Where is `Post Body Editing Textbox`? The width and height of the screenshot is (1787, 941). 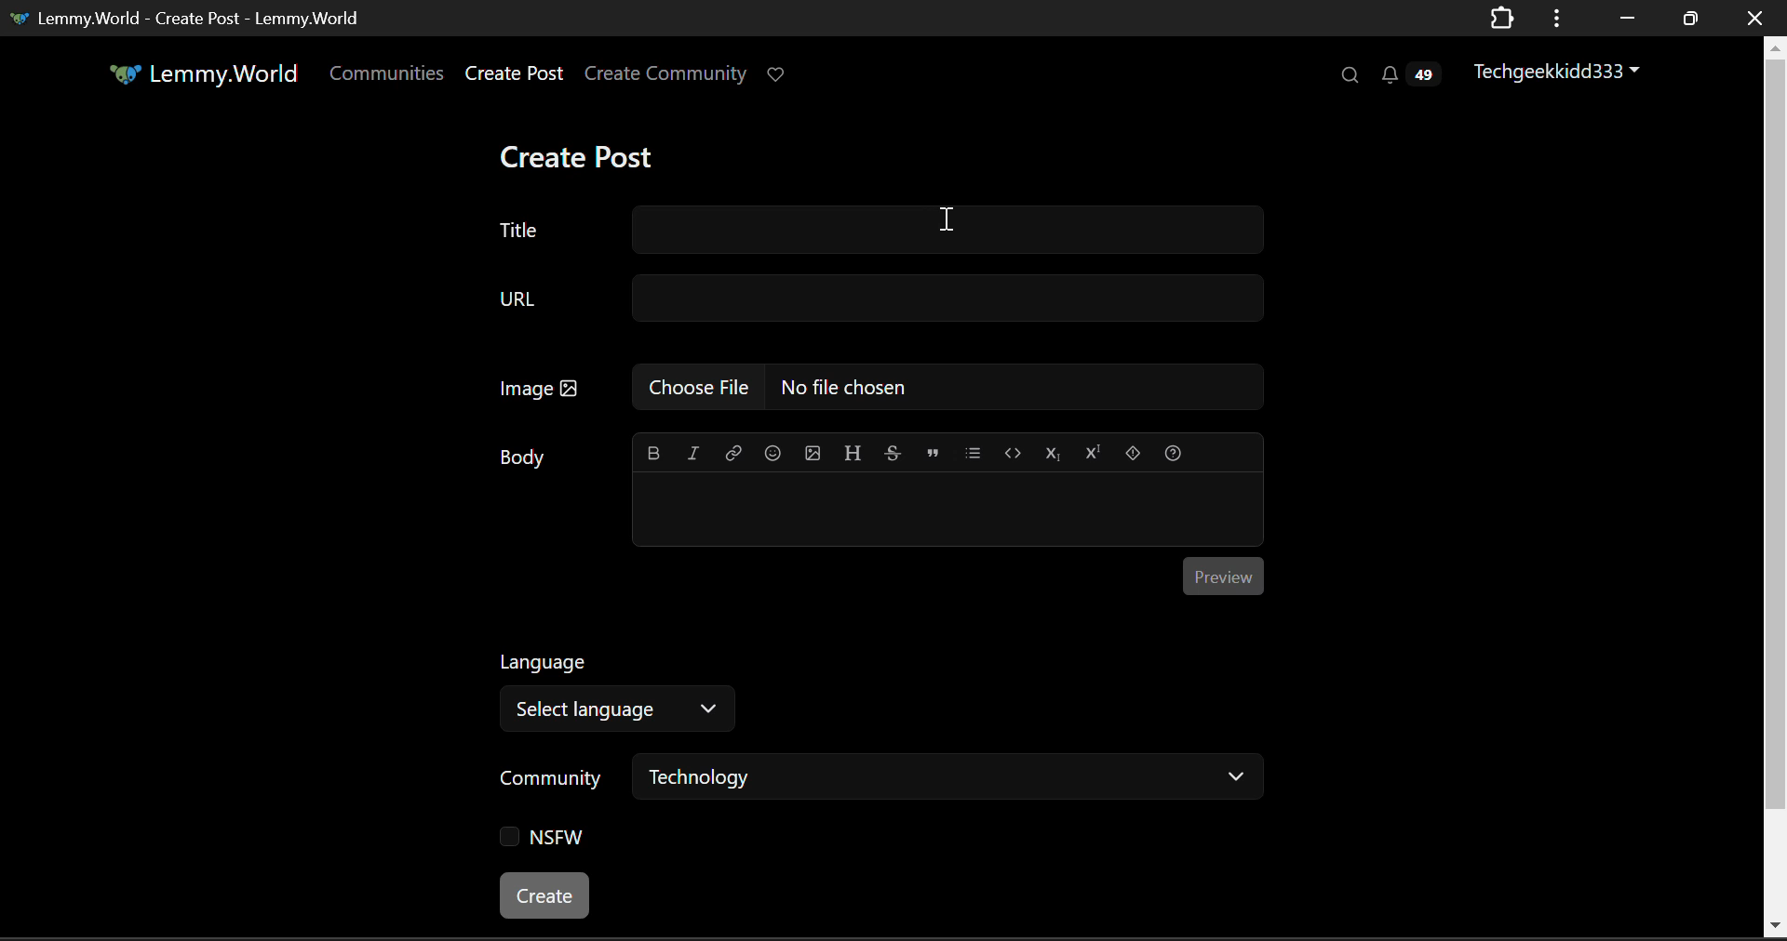
Post Body Editing Textbox is located at coordinates (946, 511).